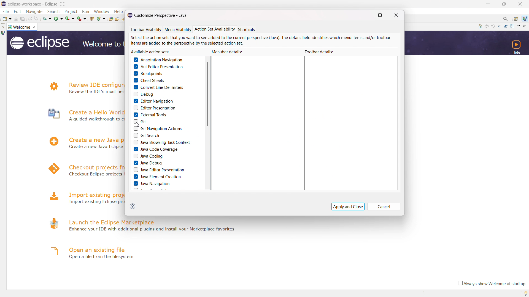 Image resolution: width=529 pixels, height=297 pixels. Describe the element at coordinates (320, 51) in the screenshot. I see `toolbat details` at that location.